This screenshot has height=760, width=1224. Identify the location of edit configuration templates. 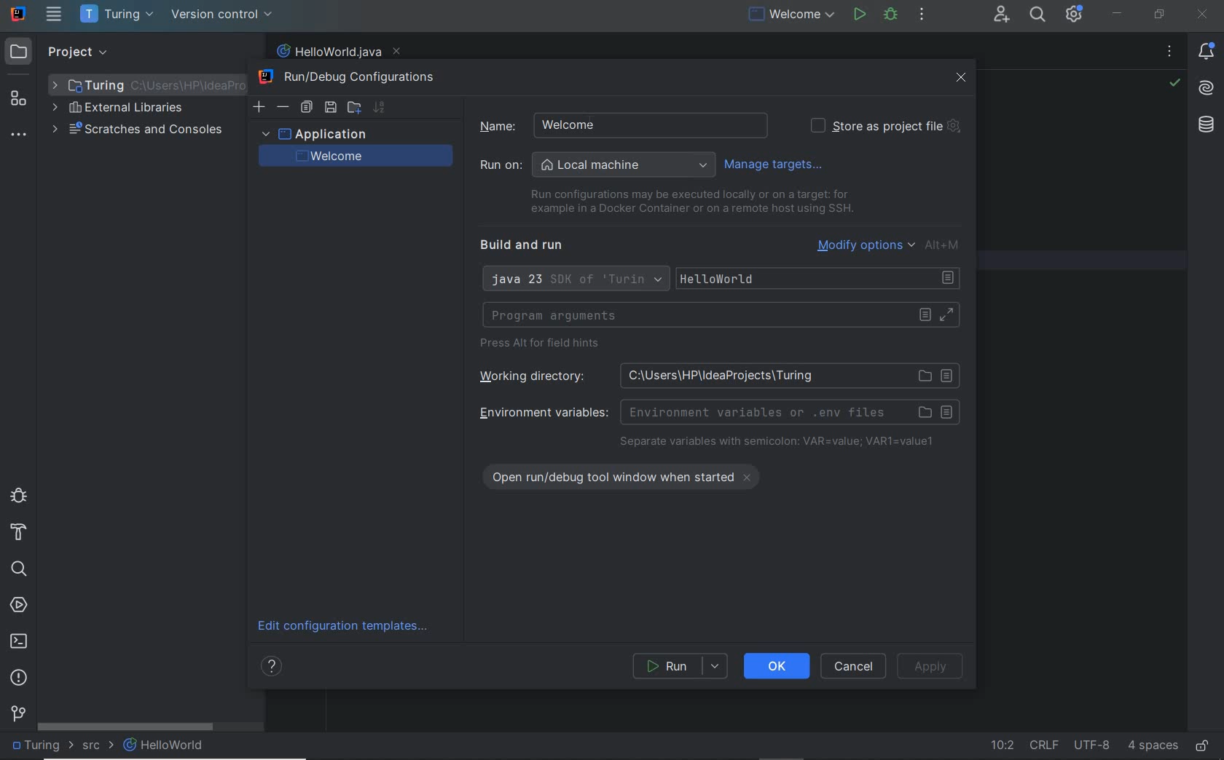
(348, 627).